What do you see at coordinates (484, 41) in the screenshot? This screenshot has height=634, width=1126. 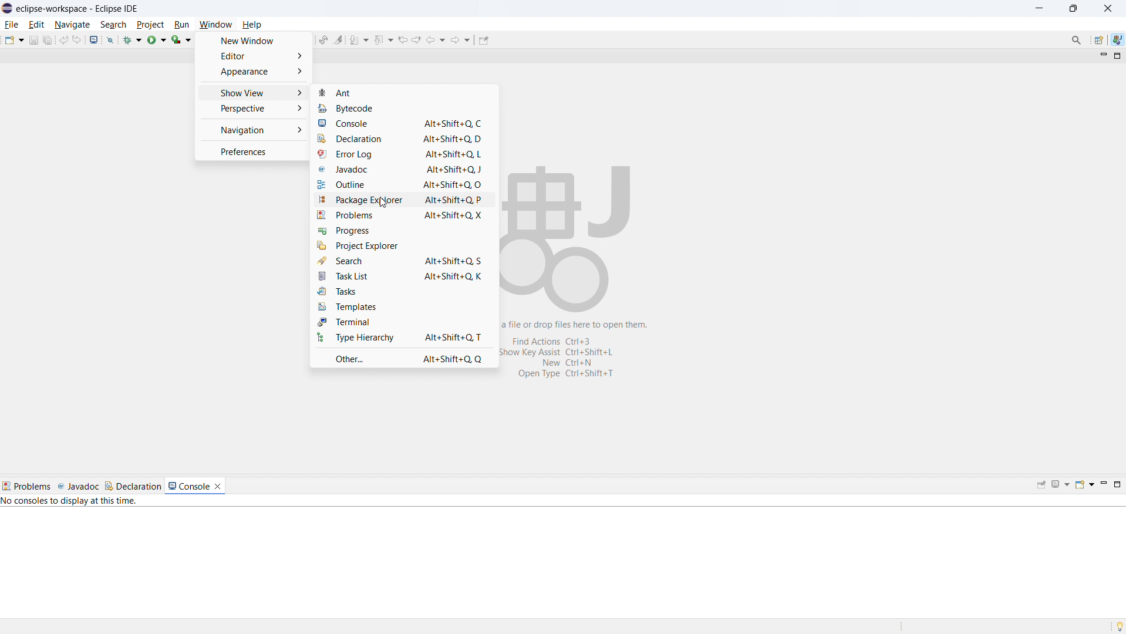 I see `pin editor` at bounding box center [484, 41].